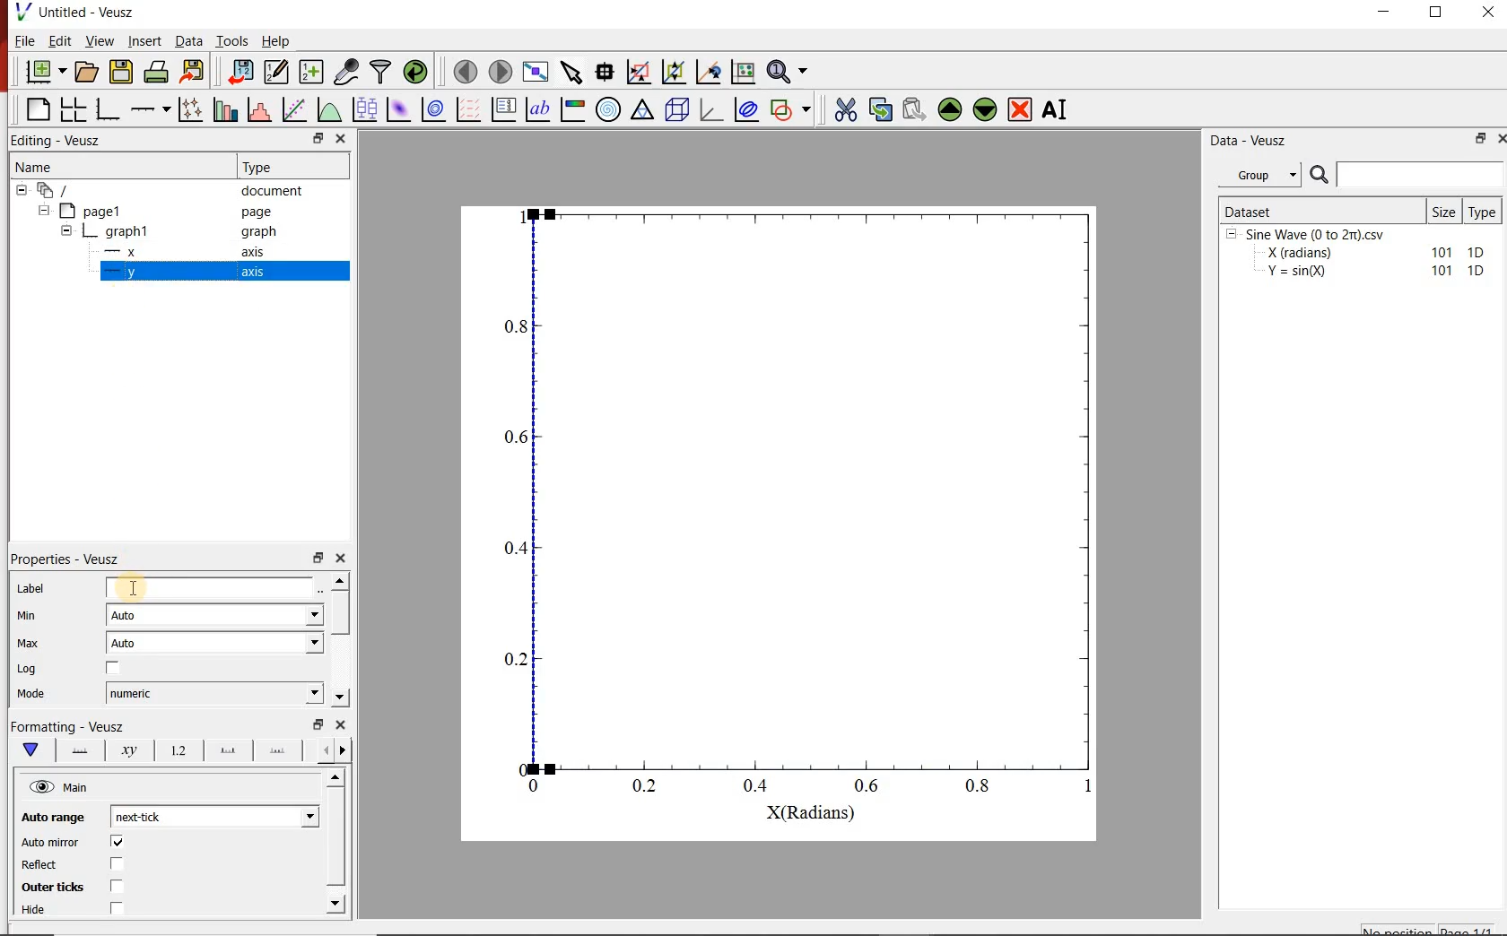 The height and width of the screenshot is (936, 1507). What do you see at coordinates (50, 843) in the screenshot?
I see `Auto mirror` at bounding box center [50, 843].